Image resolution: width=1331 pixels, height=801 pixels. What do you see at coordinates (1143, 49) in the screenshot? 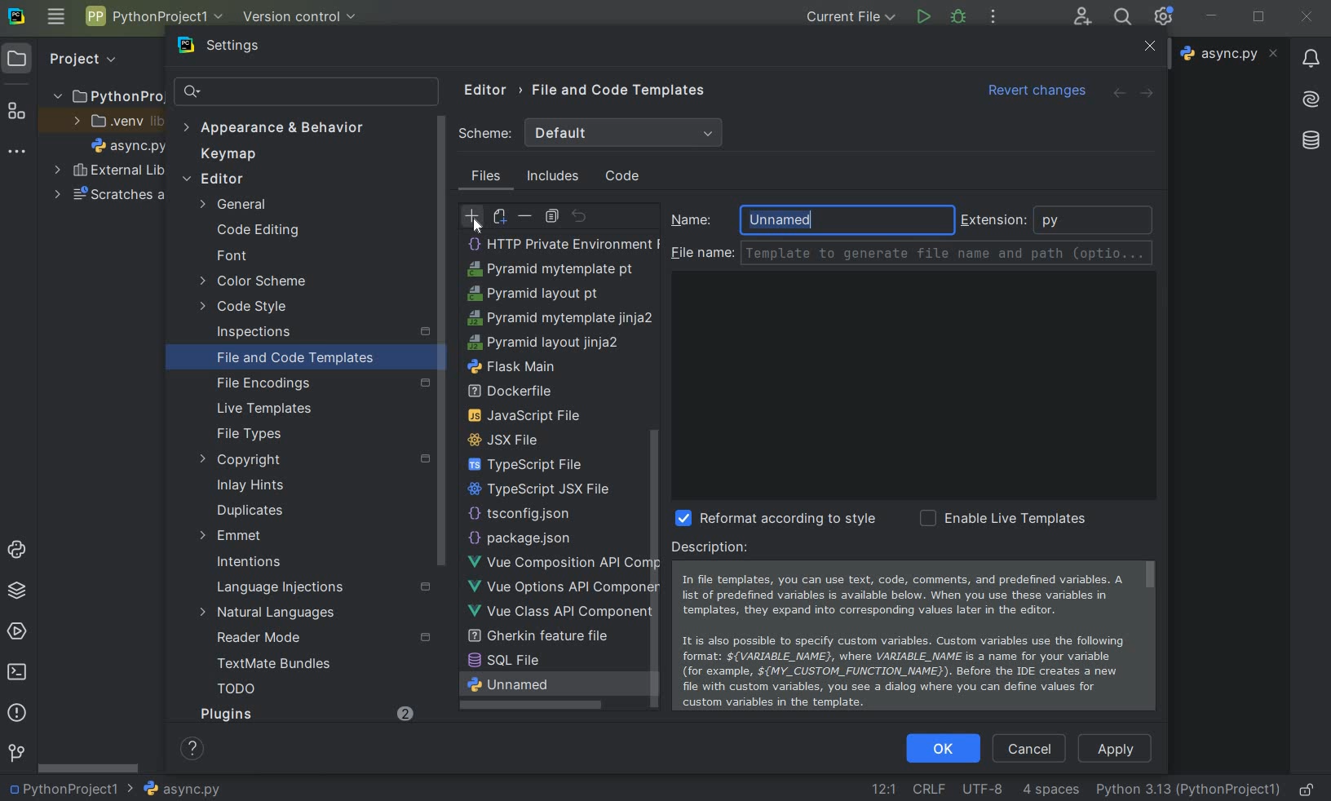
I see `close` at bounding box center [1143, 49].